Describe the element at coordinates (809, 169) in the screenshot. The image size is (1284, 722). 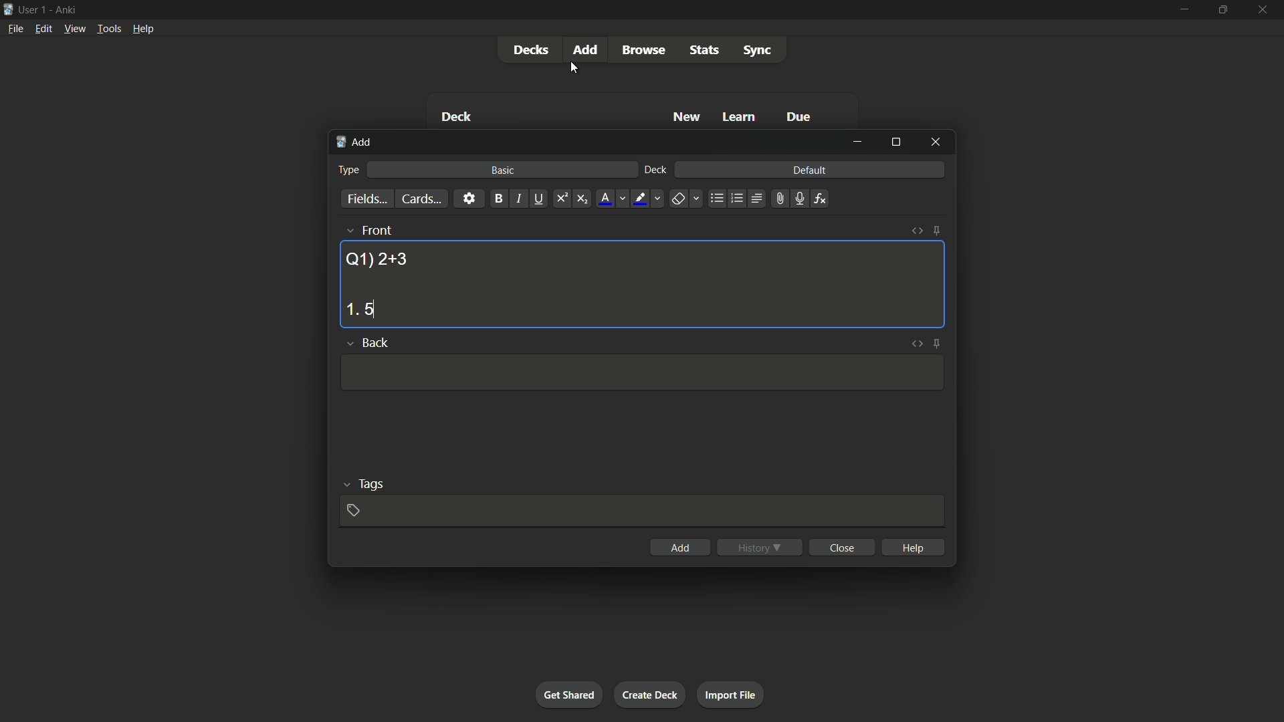
I see `default` at that location.